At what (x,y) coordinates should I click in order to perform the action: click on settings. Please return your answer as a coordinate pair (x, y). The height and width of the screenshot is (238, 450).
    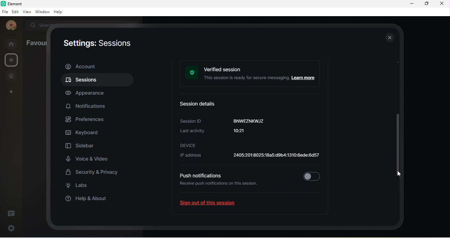
    Looking at the image, I should click on (10, 228).